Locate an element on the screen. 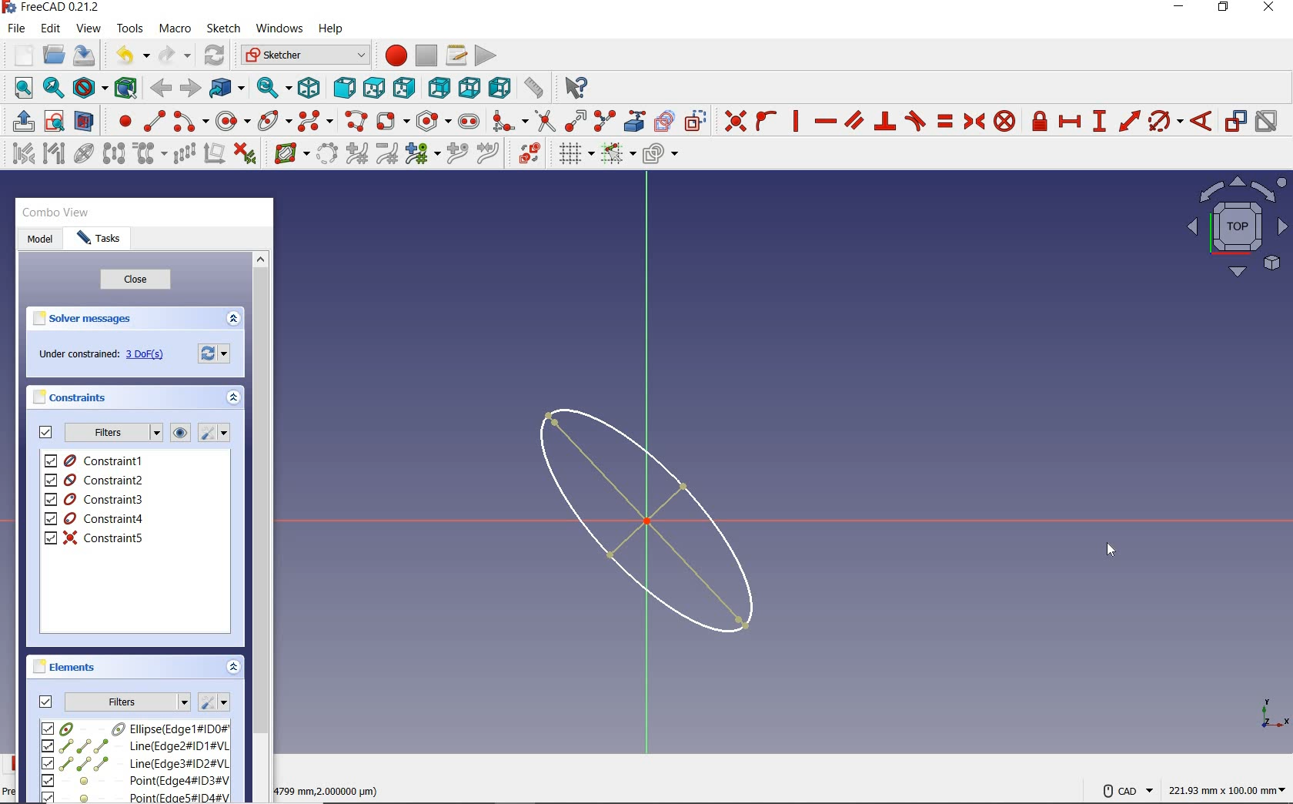 This screenshot has width=1293, height=804. toggle snap is located at coordinates (617, 152).